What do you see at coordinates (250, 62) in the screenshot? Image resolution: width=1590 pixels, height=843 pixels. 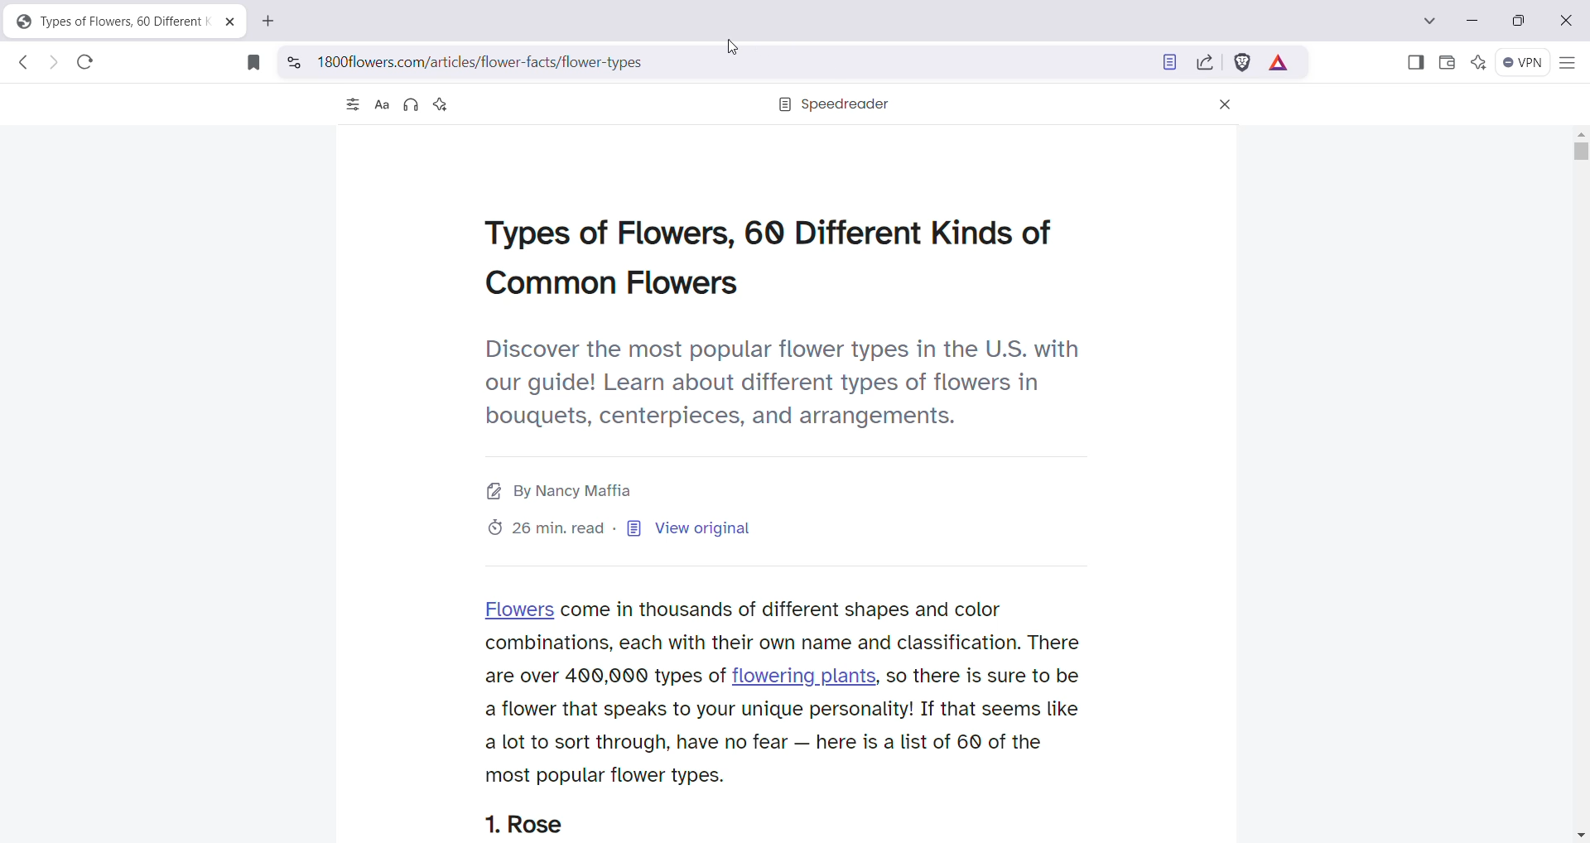 I see `Bookmark this page` at bounding box center [250, 62].